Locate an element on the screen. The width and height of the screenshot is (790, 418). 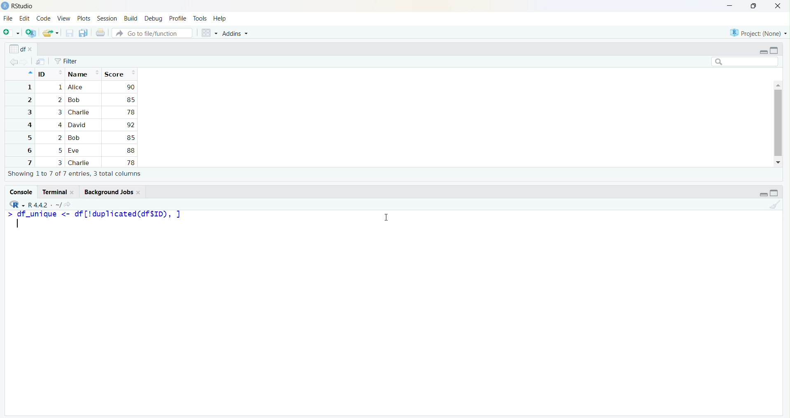
Project (None) is located at coordinates (757, 33).